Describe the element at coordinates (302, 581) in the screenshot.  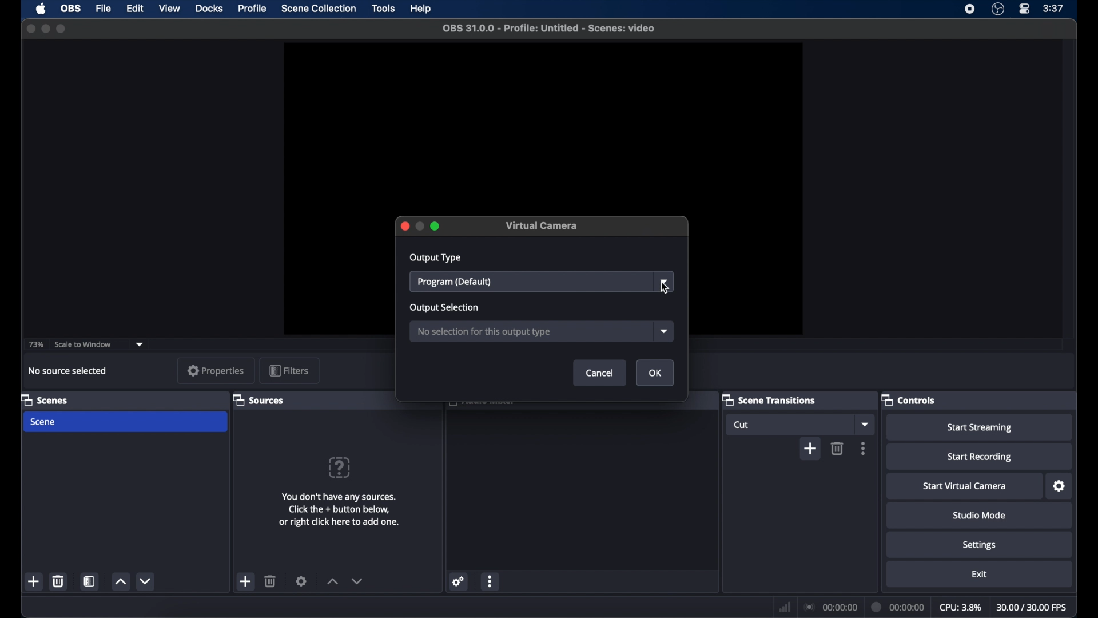
I see `settings` at that location.